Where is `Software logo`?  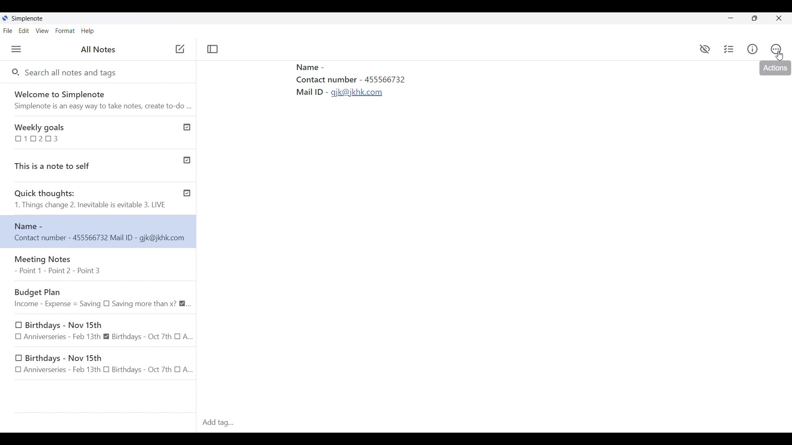
Software logo is located at coordinates (5, 18).